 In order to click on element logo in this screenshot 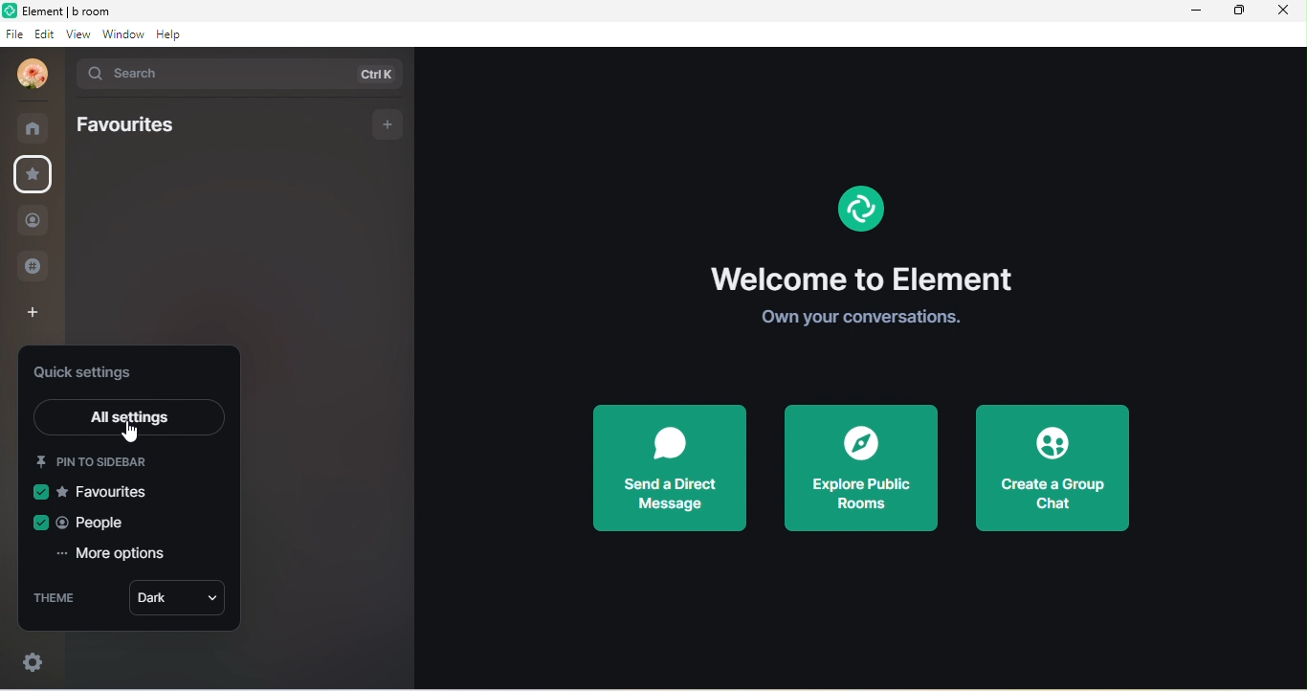, I will do `click(860, 206)`.